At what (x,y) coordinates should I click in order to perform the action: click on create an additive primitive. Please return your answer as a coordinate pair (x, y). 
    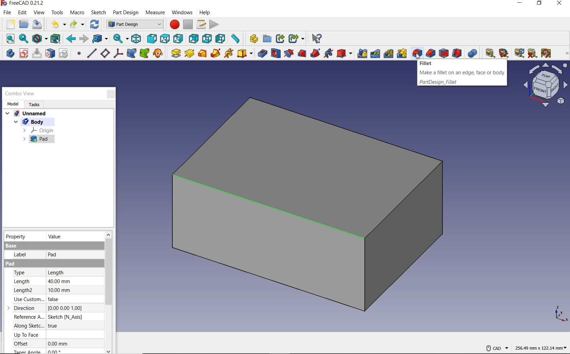
    Looking at the image, I should click on (245, 54).